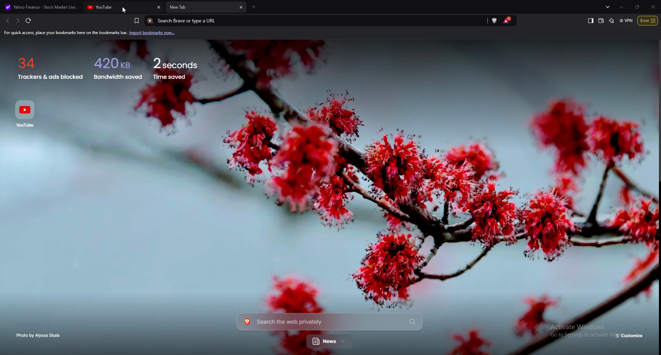 Image resolution: width=661 pixels, height=355 pixels. Describe the element at coordinates (330, 342) in the screenshot. I see `news` at that location.